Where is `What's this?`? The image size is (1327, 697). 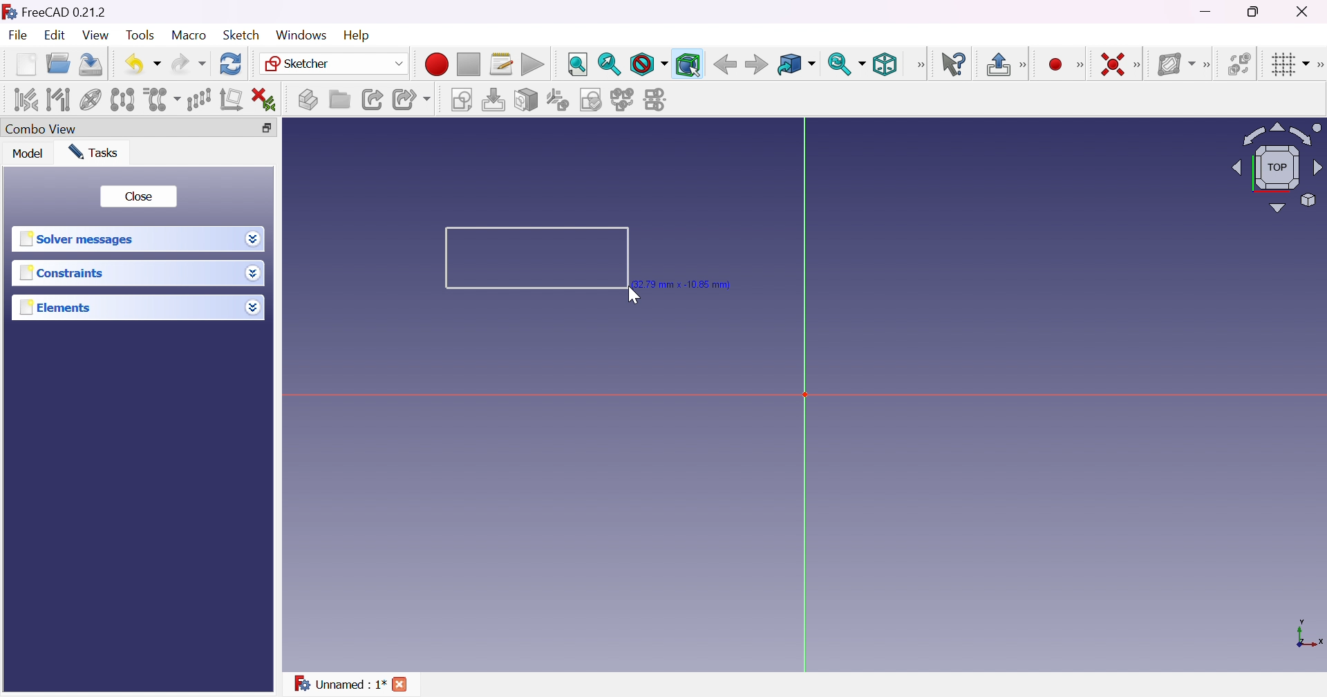
What's this? is located at coordinates (952, 65).